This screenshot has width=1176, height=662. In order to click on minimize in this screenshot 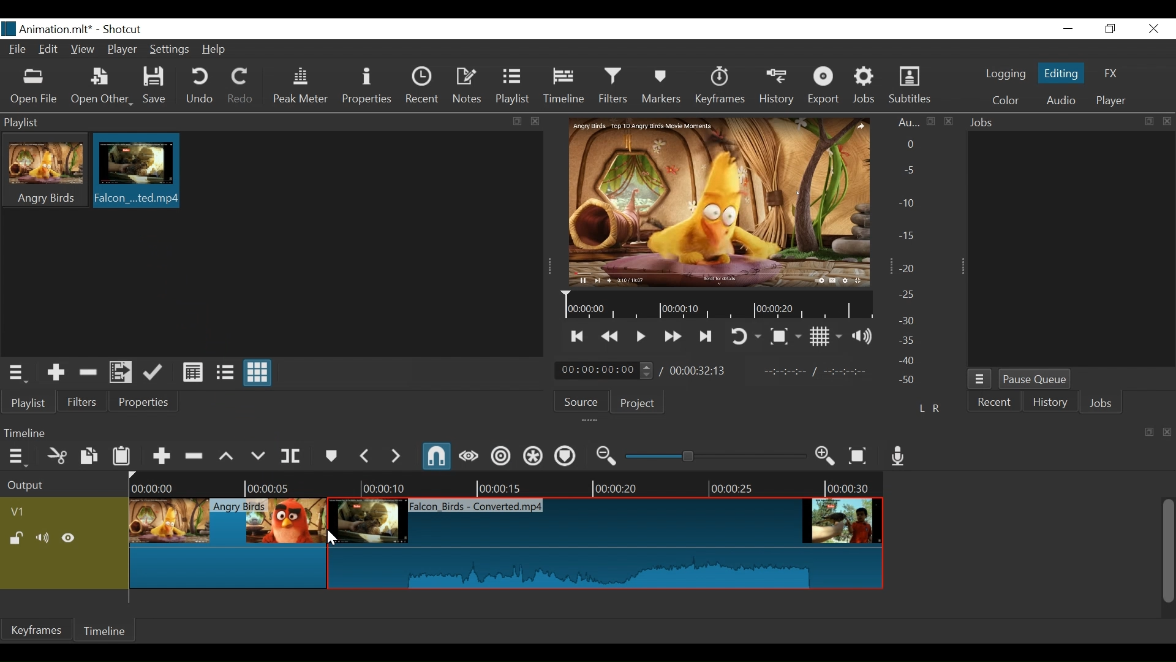, I will do `click(1070, 29)`.